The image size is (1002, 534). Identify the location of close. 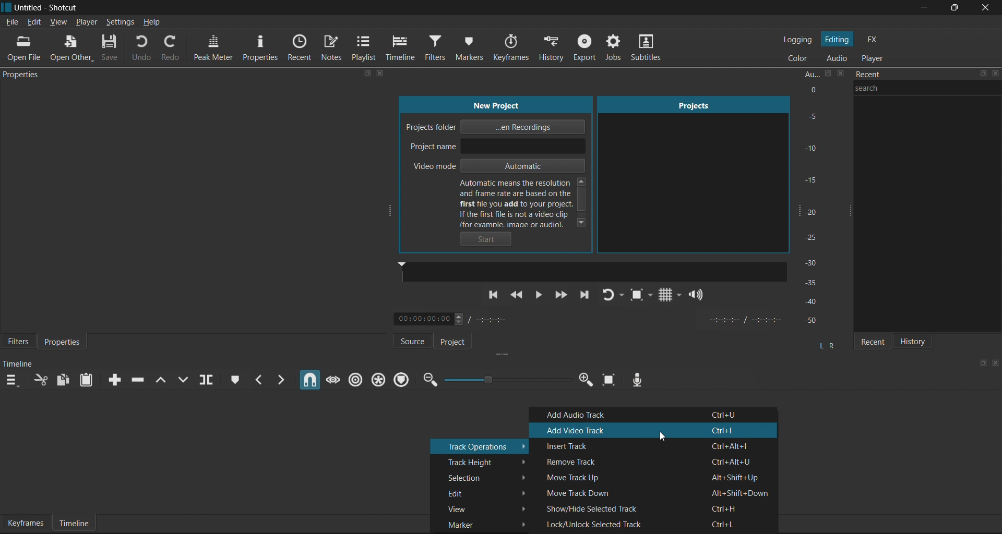
(984, 8).